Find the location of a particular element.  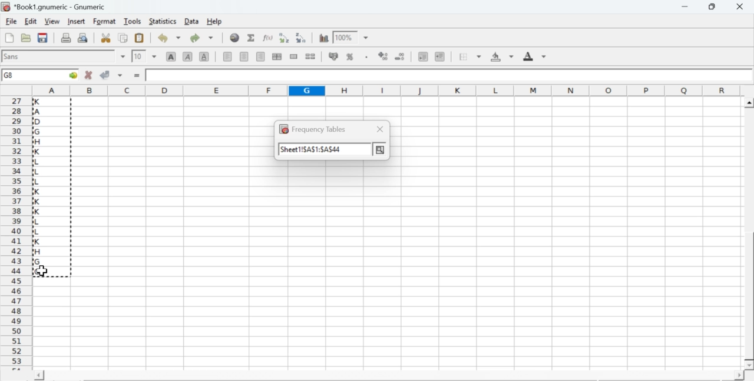

minimize is located at coordinates (686, 6).